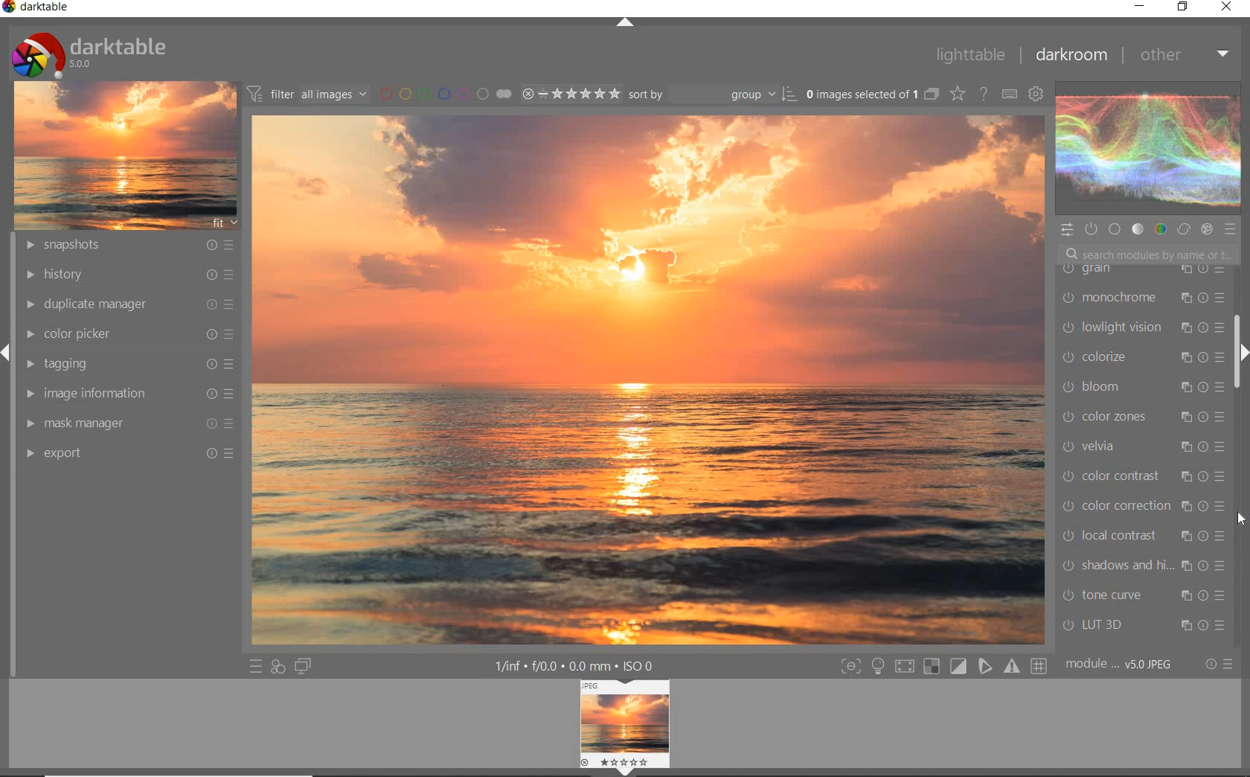 This screenshot has width=1250, height=777. Describe the element at coordinates (577, 666) in the screenshot. I see `OTHER INTERFACE DETAIL` at that location.